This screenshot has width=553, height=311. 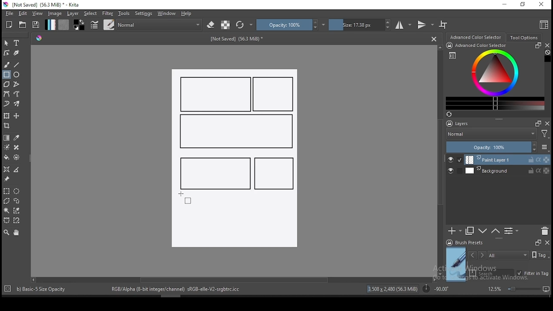 I want to click on tool options, so click(x=524, y=38).